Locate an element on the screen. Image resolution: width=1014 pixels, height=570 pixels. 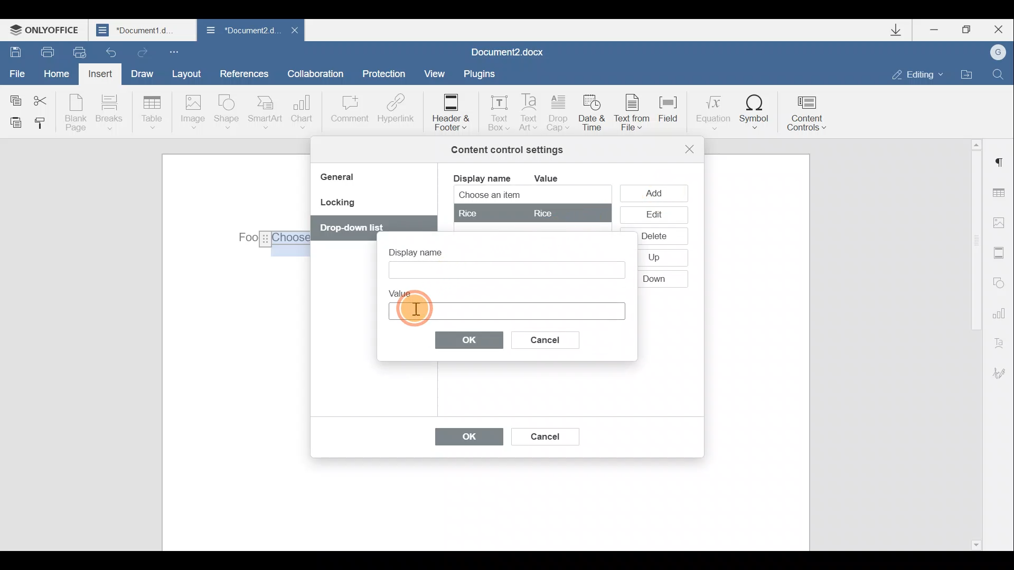
Choose an item is located at coordinates (515, 196).